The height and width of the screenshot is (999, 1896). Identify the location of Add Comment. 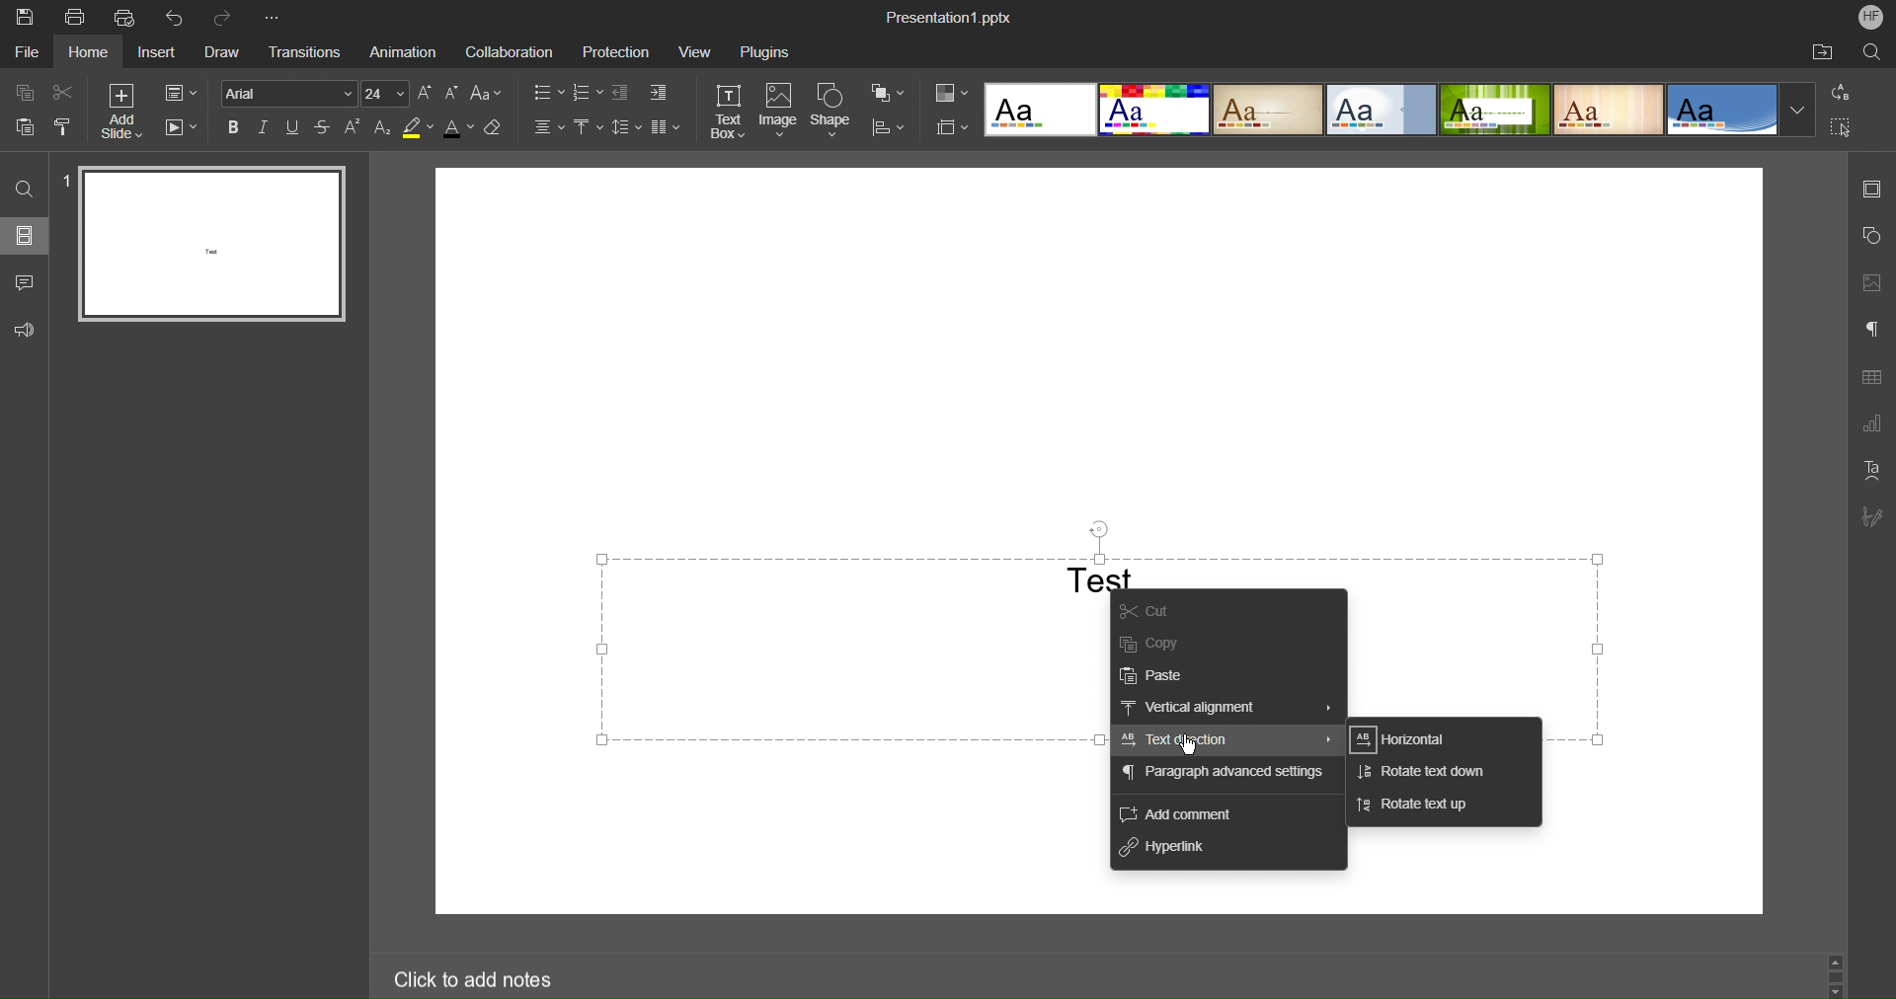
(1176, 814).